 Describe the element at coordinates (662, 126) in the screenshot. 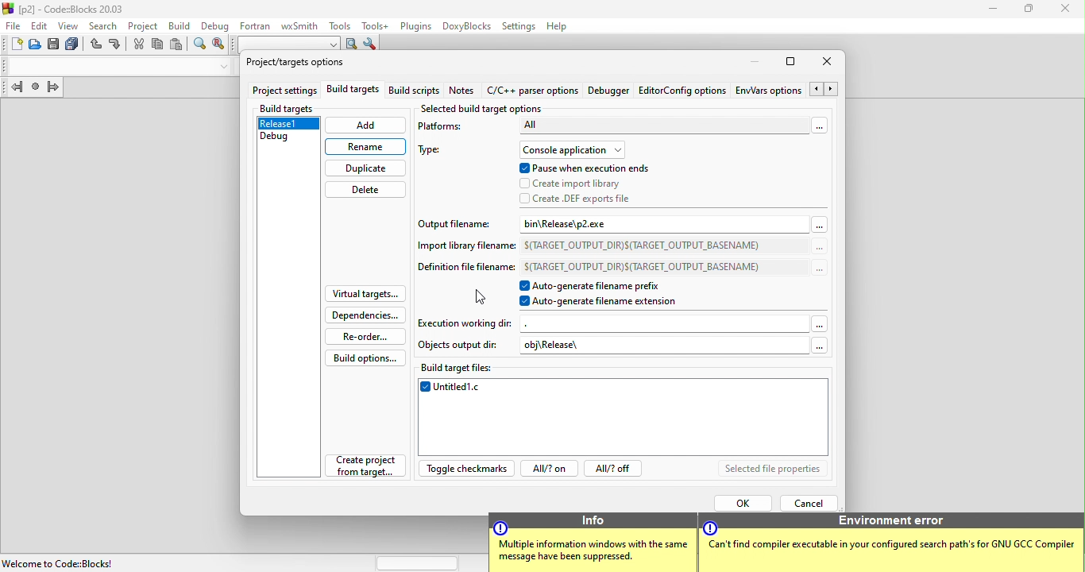

I see `ALL` at that location.